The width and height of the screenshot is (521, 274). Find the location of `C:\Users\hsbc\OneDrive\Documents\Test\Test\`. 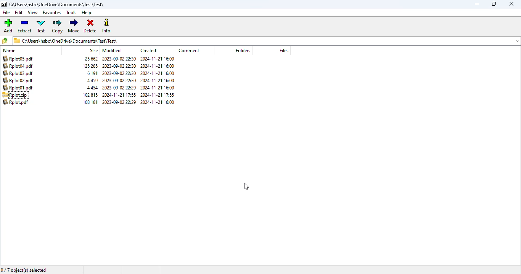

C:\Users\hsbc\OneDrive\Documents\Test\Test\ is located at coordinates (57, 5).